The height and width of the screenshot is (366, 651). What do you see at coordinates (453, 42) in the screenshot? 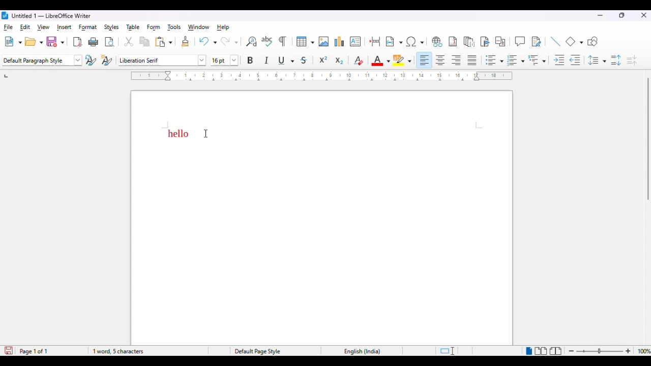
I see `insert footnote` at bounding box center [453, 42].